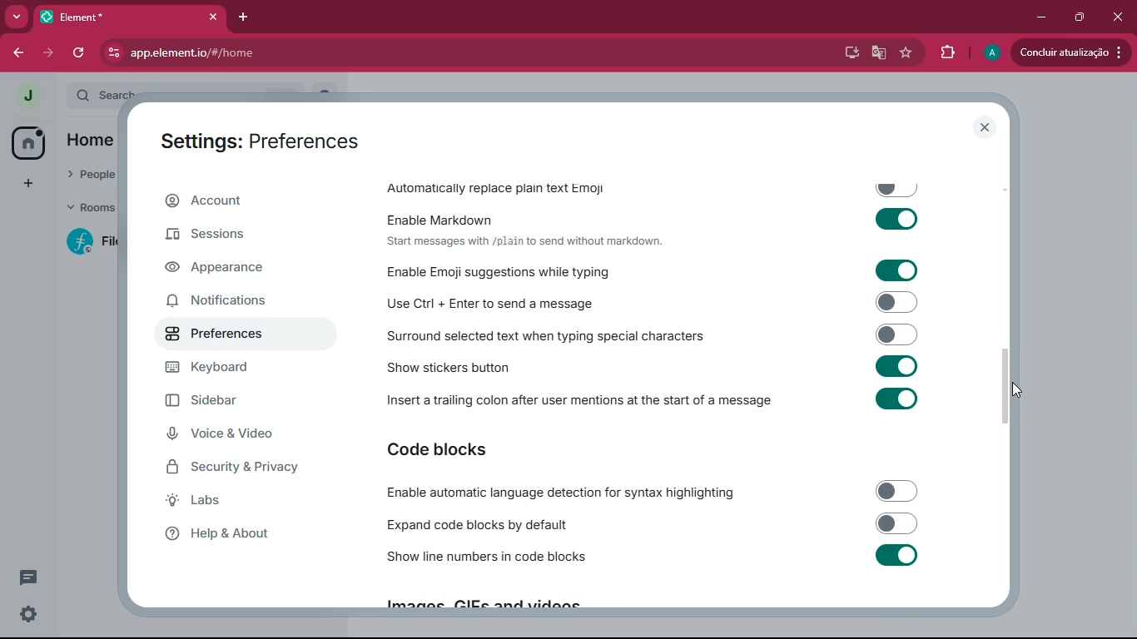 The image size is (1137, 639). What do you see at coordinates (95, 141) in the screenshot?
I see `home` at bounding box center [95, 141].